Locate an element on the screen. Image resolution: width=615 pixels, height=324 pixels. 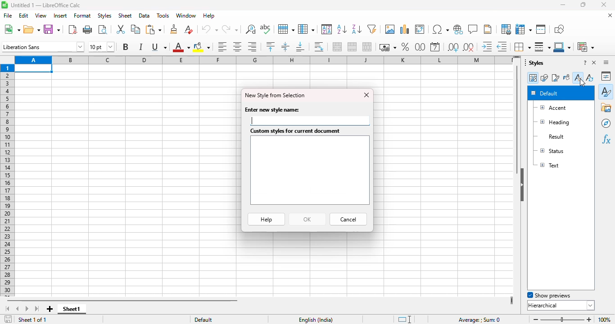
delete decimal is located at coordinates (502, 46).